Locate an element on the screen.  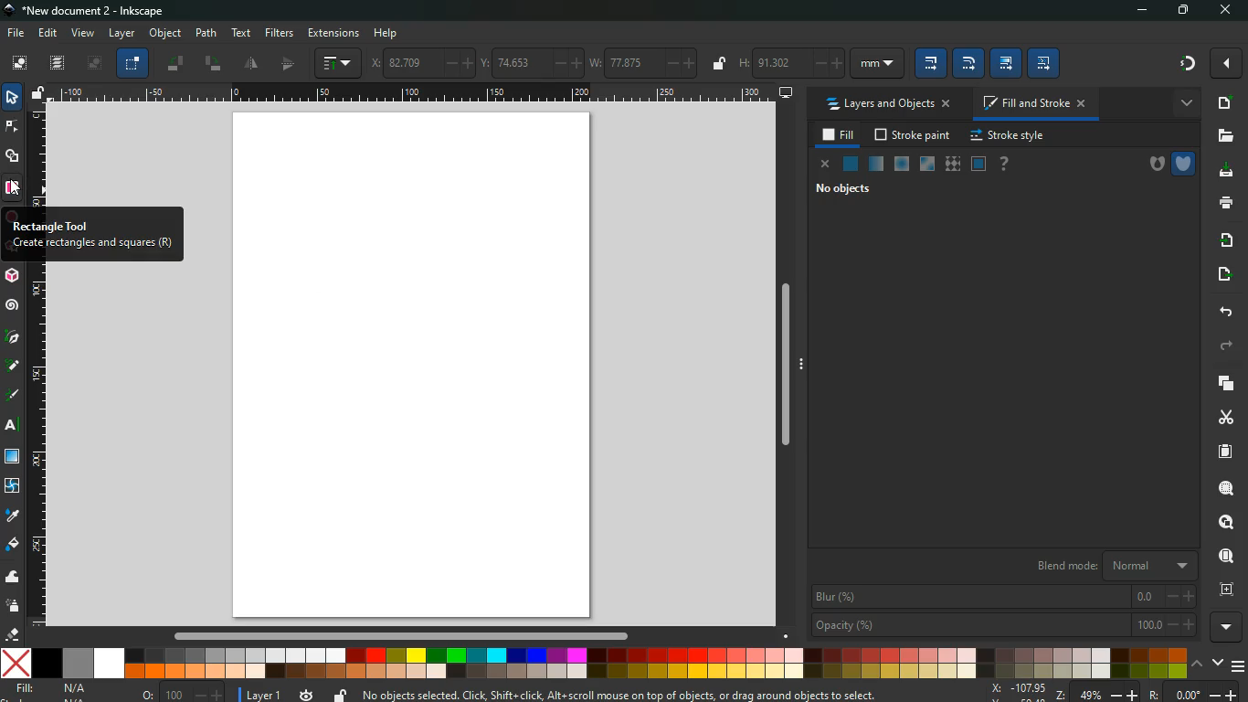
cut is located at coordinates (1224, 419).